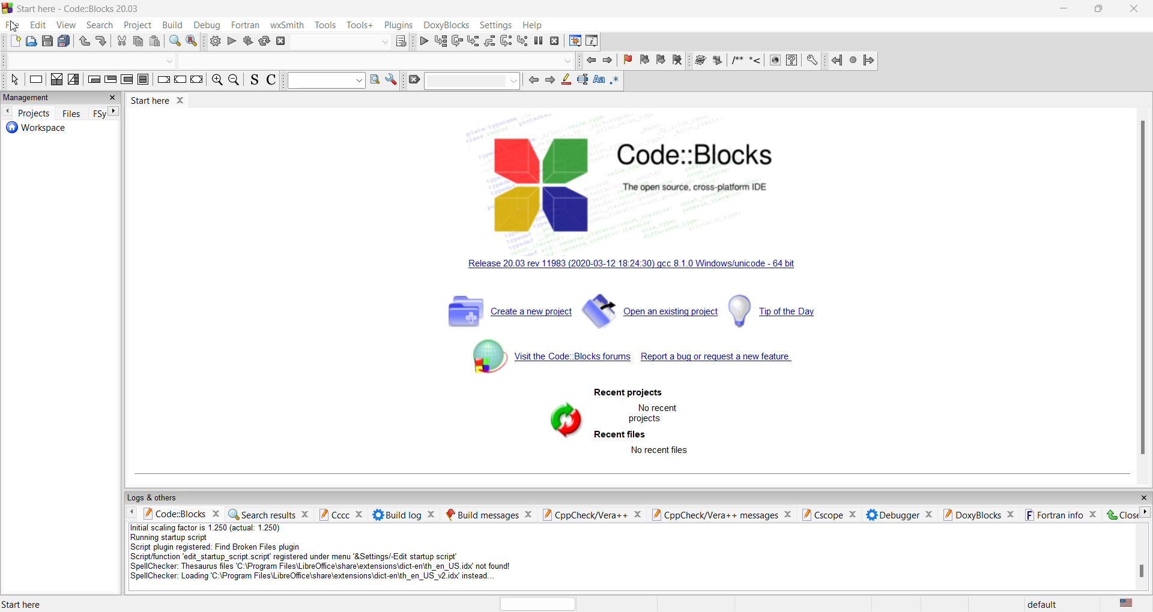 The image size is (1153, 612). I want to click on instruction, so click(35, 82).